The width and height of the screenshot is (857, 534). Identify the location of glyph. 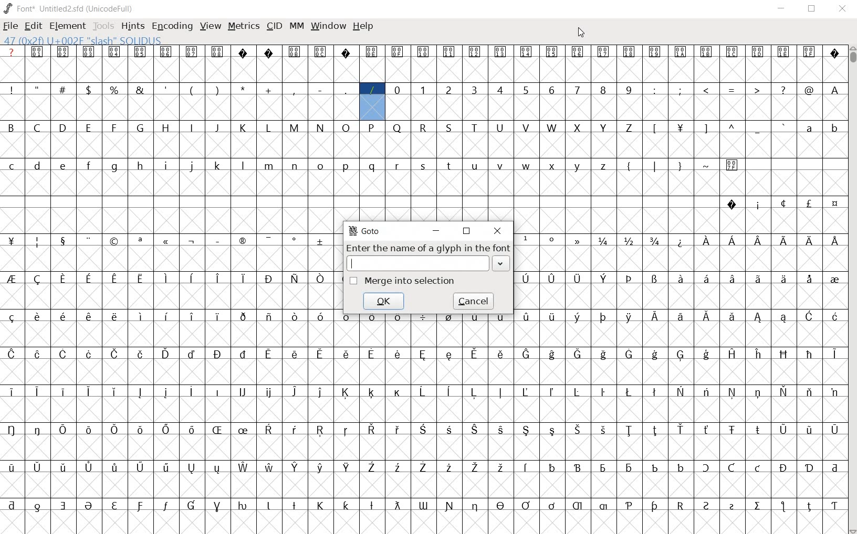
(270, 467).